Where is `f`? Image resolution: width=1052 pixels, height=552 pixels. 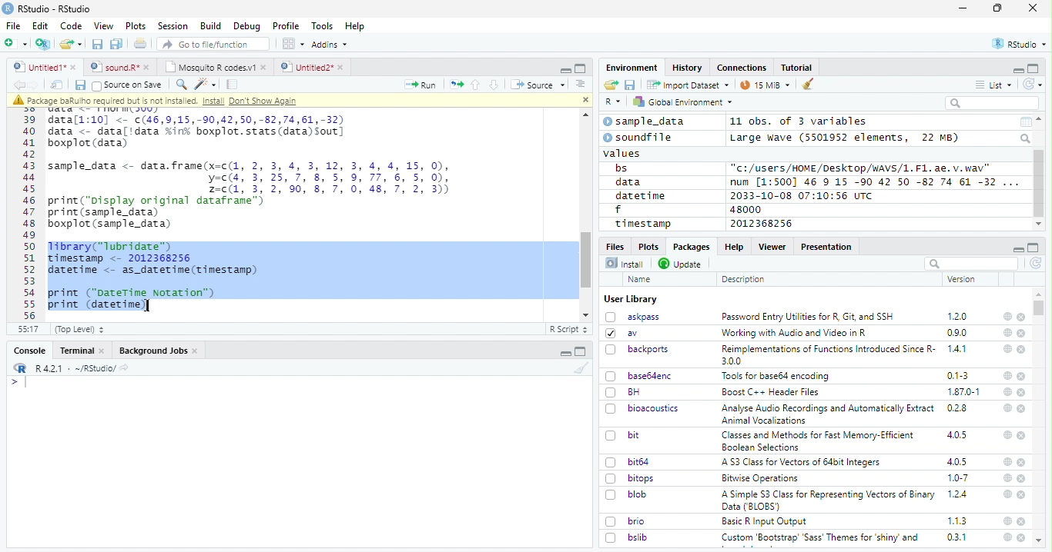
f is located at coordinates (618, 210).